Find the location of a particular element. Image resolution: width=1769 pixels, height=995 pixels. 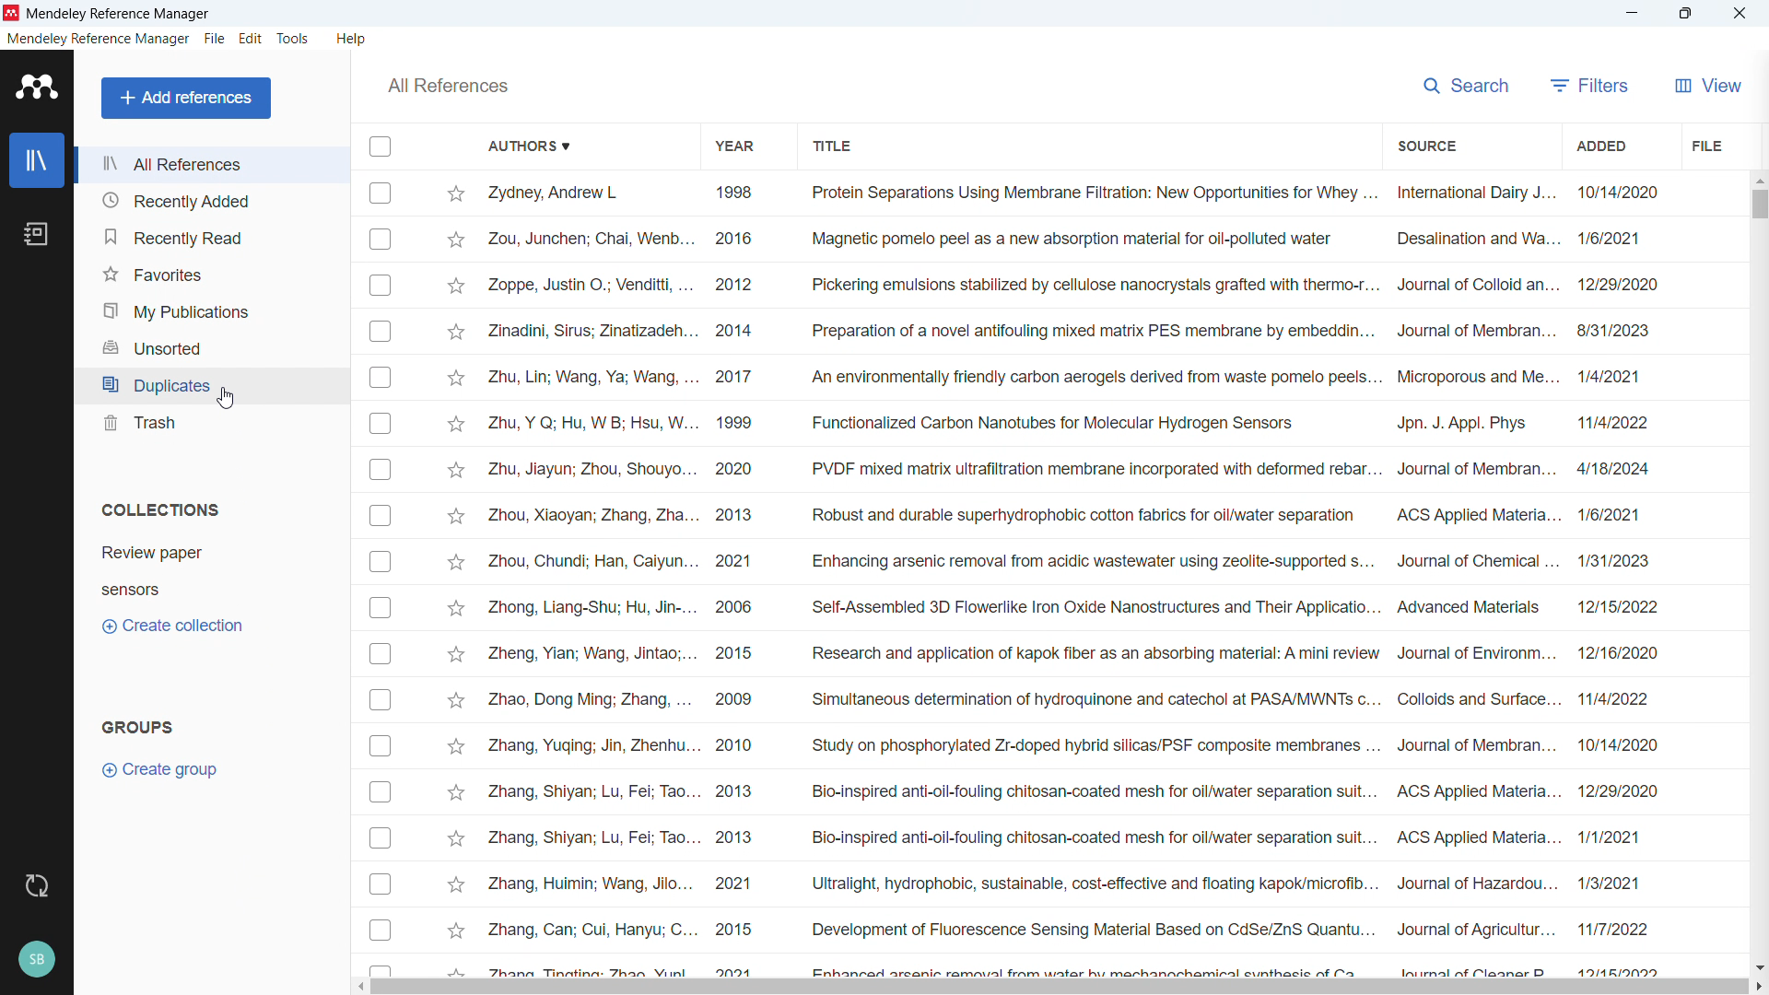

Collection 2  is located at coordinates (134, 590).